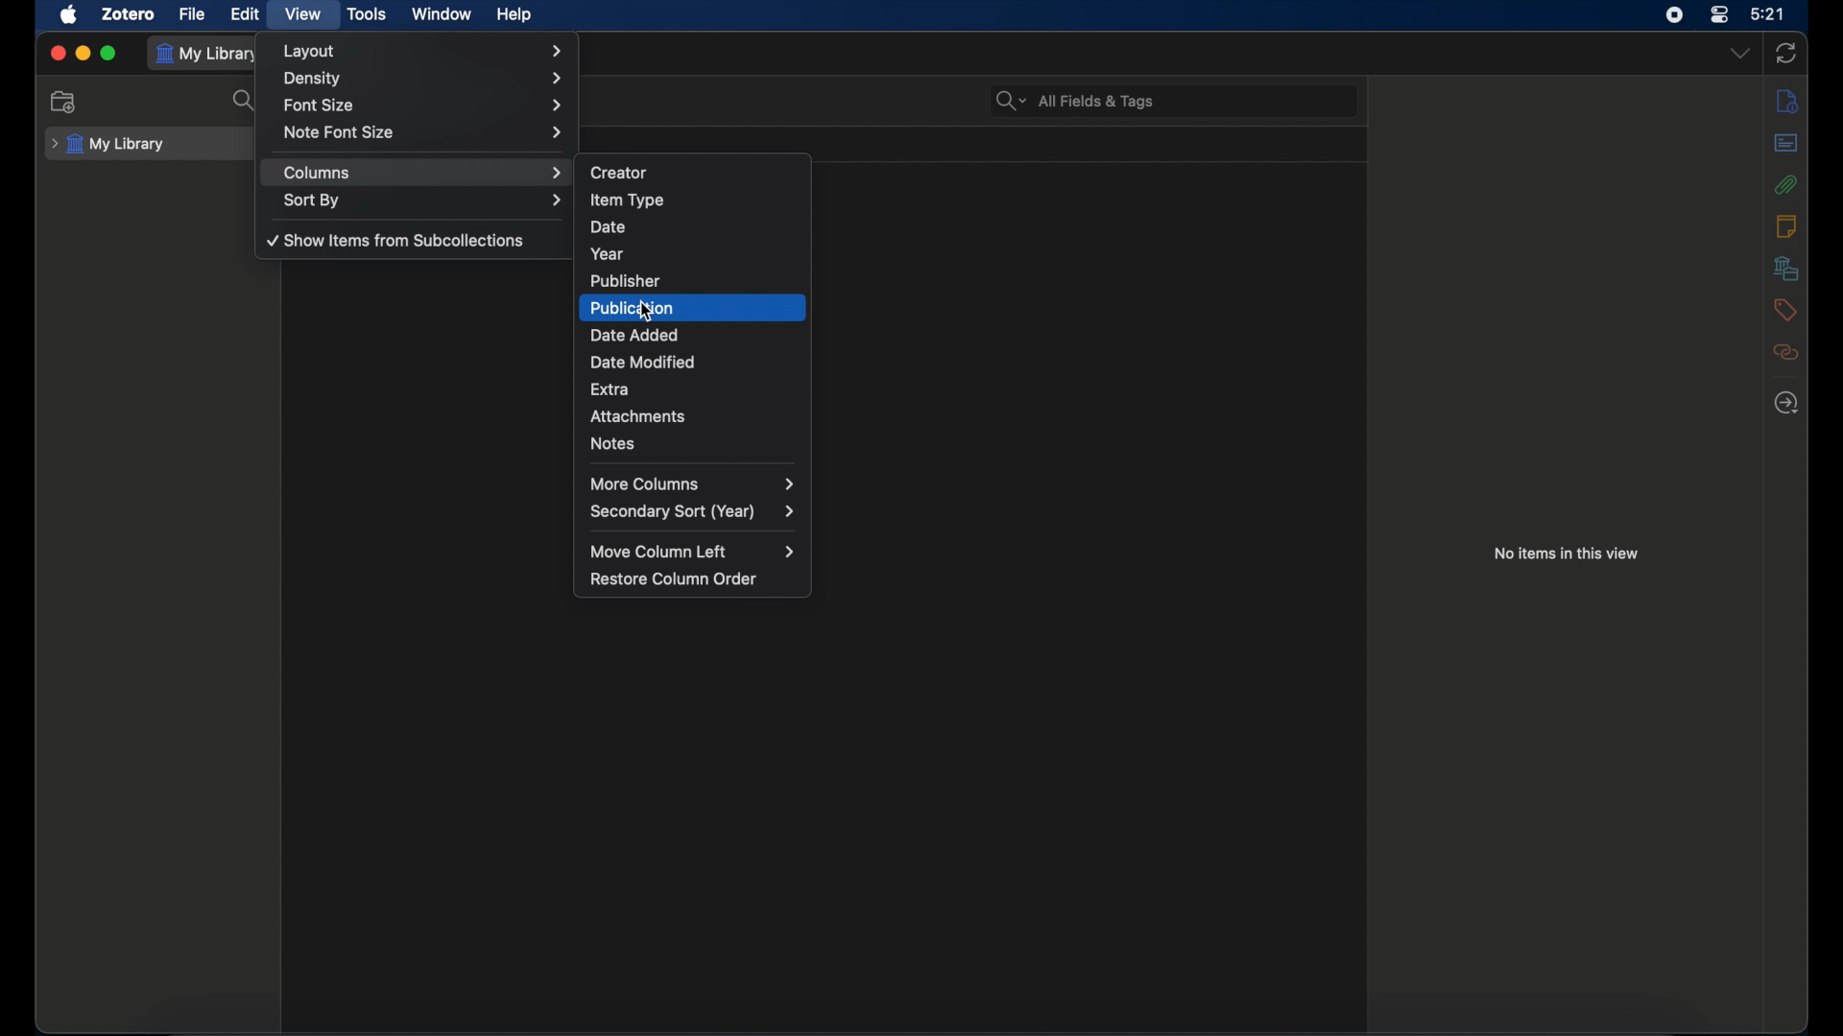  Describe the element at coordinates (697, 200) in the screenshot. I see `item type` at that location.